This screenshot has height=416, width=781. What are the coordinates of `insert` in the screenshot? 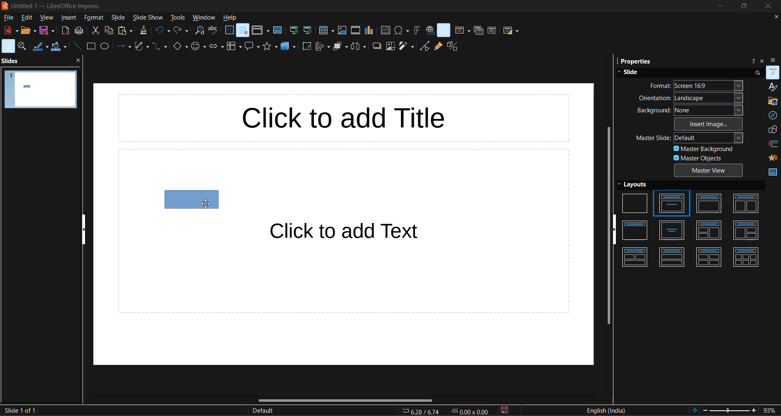 It's located at (69, 18).